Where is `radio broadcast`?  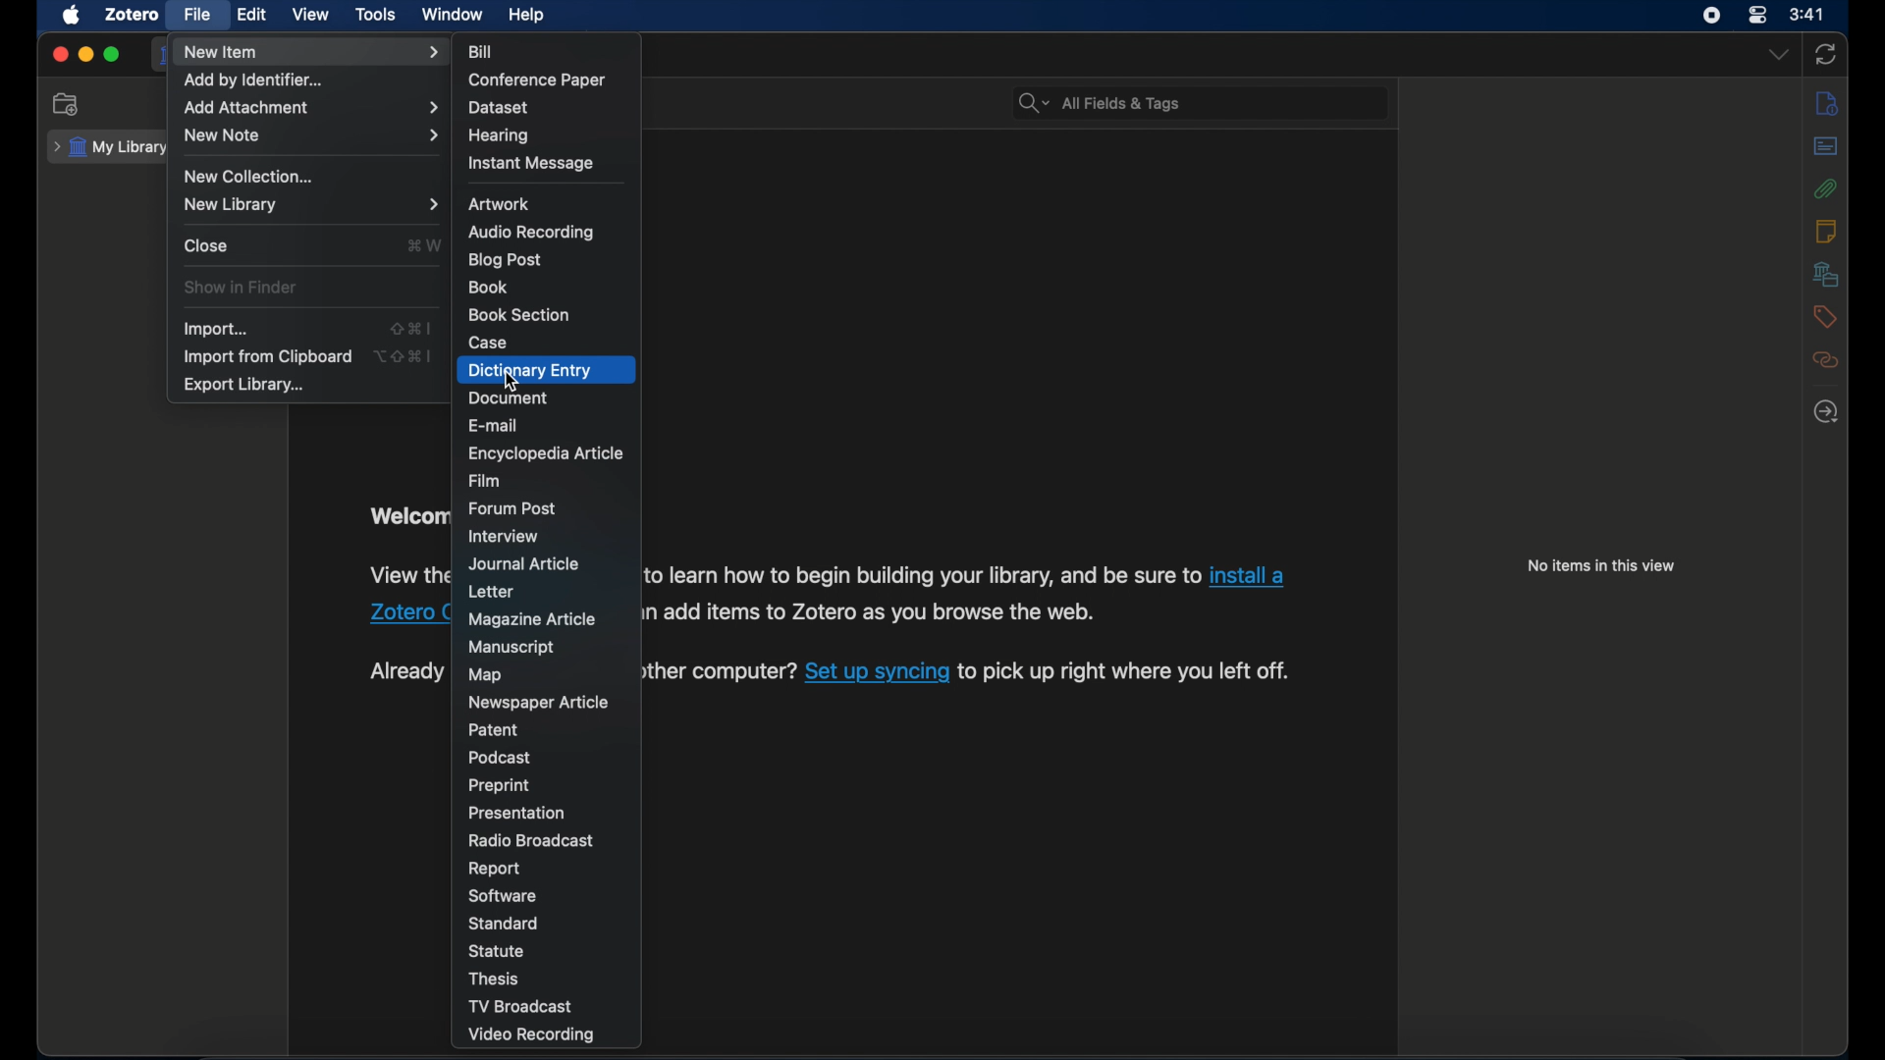 radio broadcast is located at coordinates (532, 841).